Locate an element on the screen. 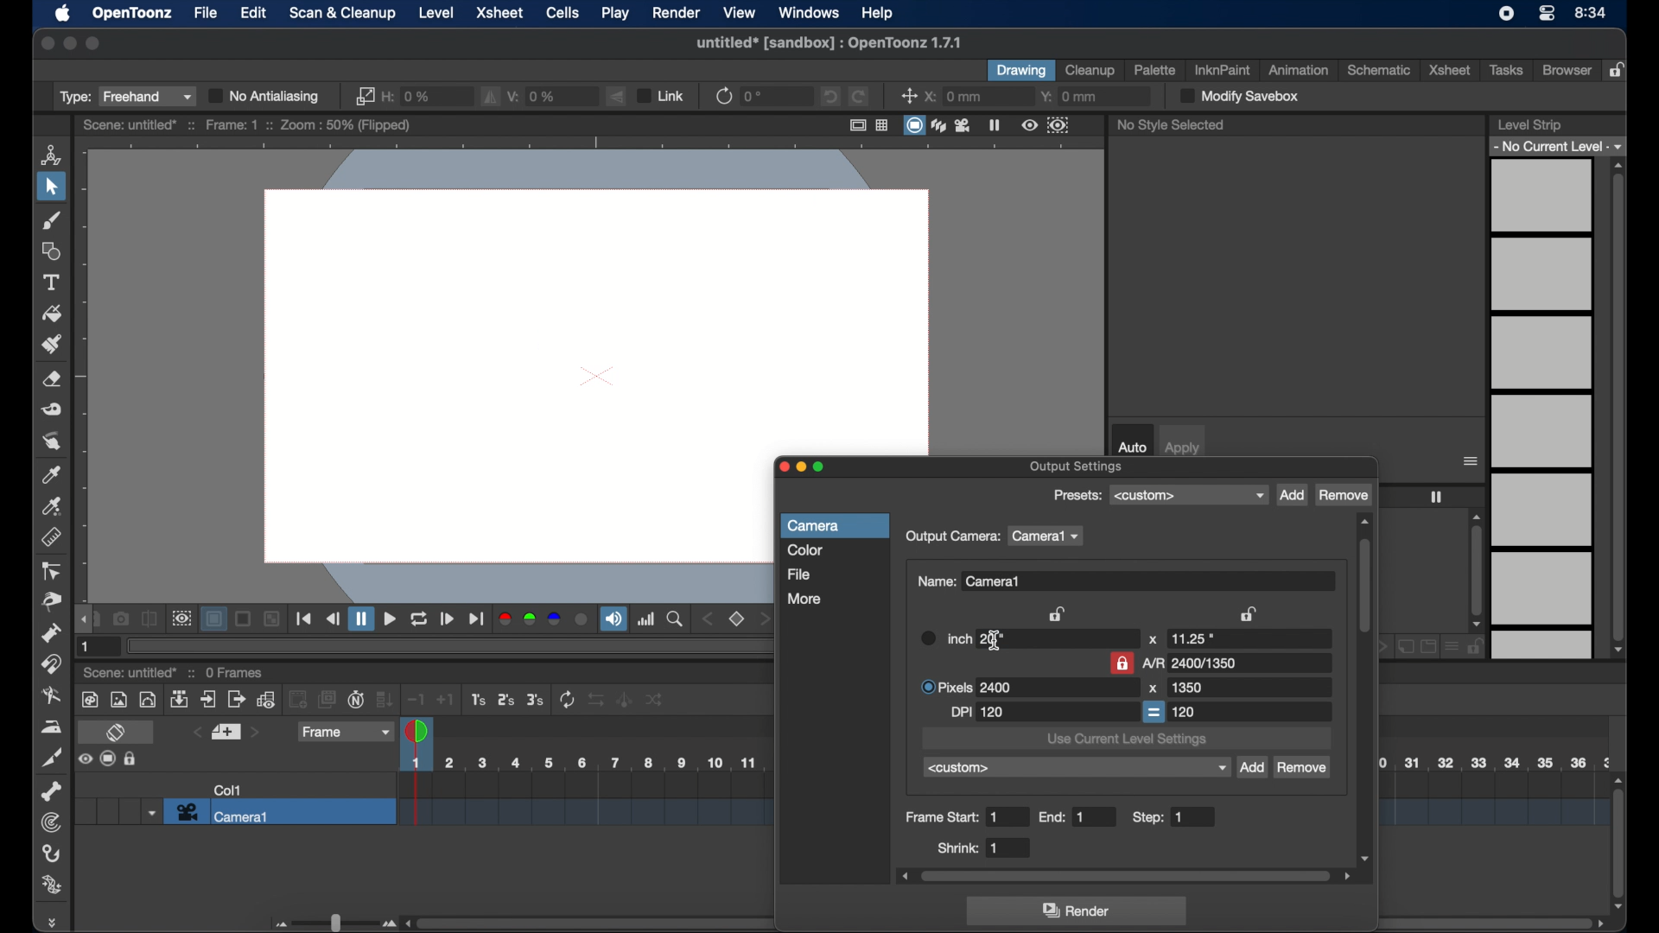   is located at coordinates (506, 696).